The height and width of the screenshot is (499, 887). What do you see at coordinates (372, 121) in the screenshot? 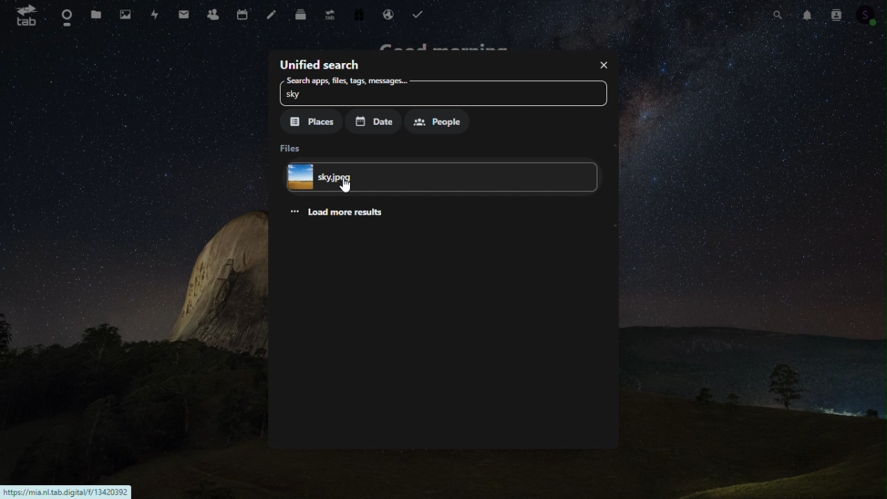
I see `Date` at bounding box center [372, 121].